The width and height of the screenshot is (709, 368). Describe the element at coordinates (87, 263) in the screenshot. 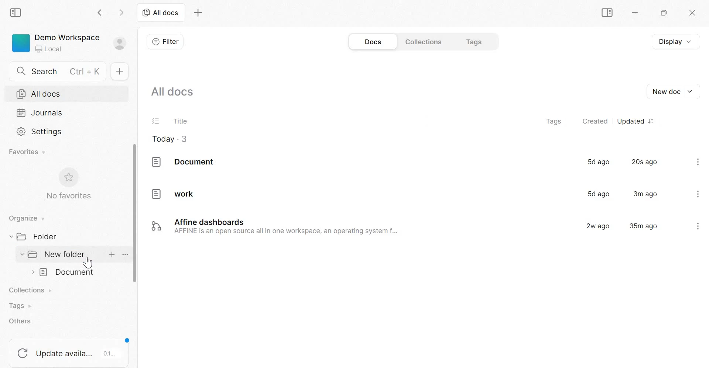

I see `cursor` at that location.